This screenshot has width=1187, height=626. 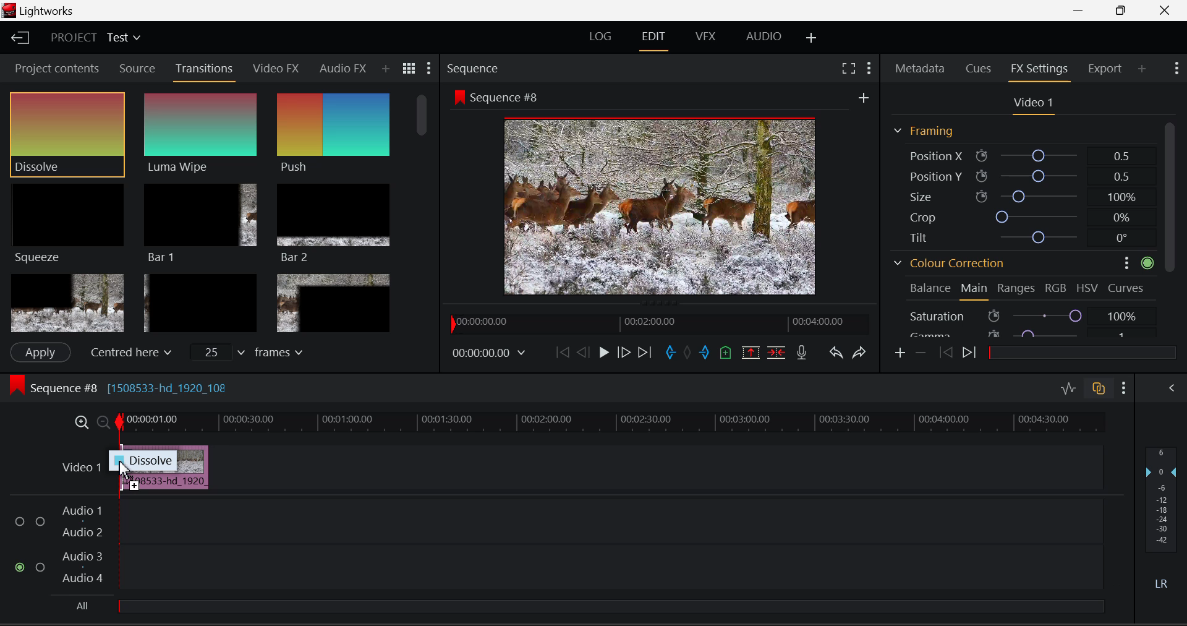 What do you see at coordinates (644, 354) in the screenshot?
I see `To End` at bounding box center [644, 354].